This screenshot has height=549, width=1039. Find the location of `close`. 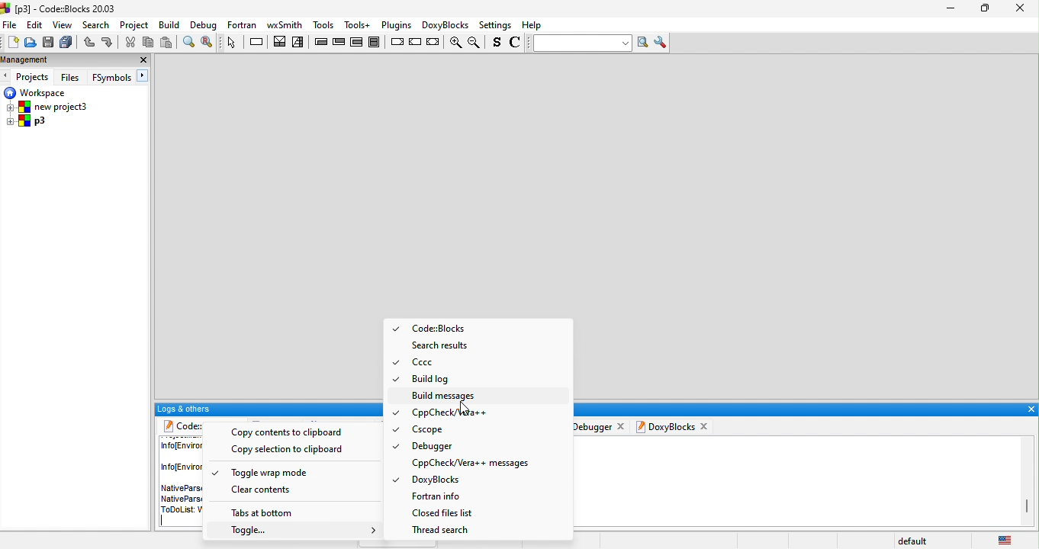

close is located at coordinates (706, 426).